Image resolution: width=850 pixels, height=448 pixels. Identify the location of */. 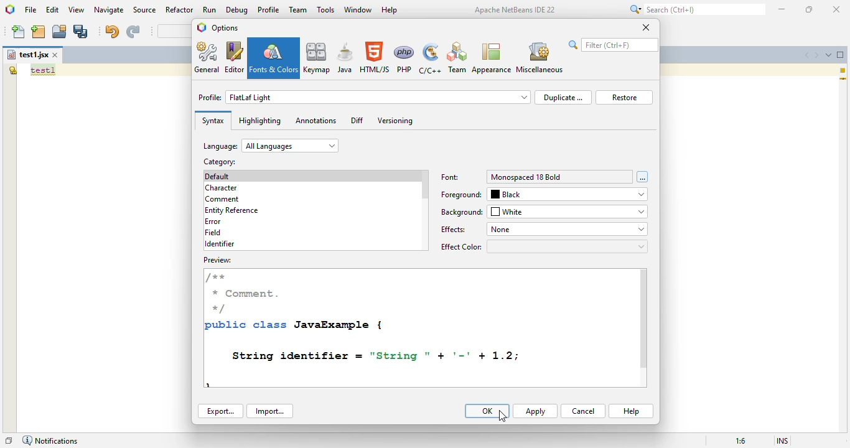
(228, 309).